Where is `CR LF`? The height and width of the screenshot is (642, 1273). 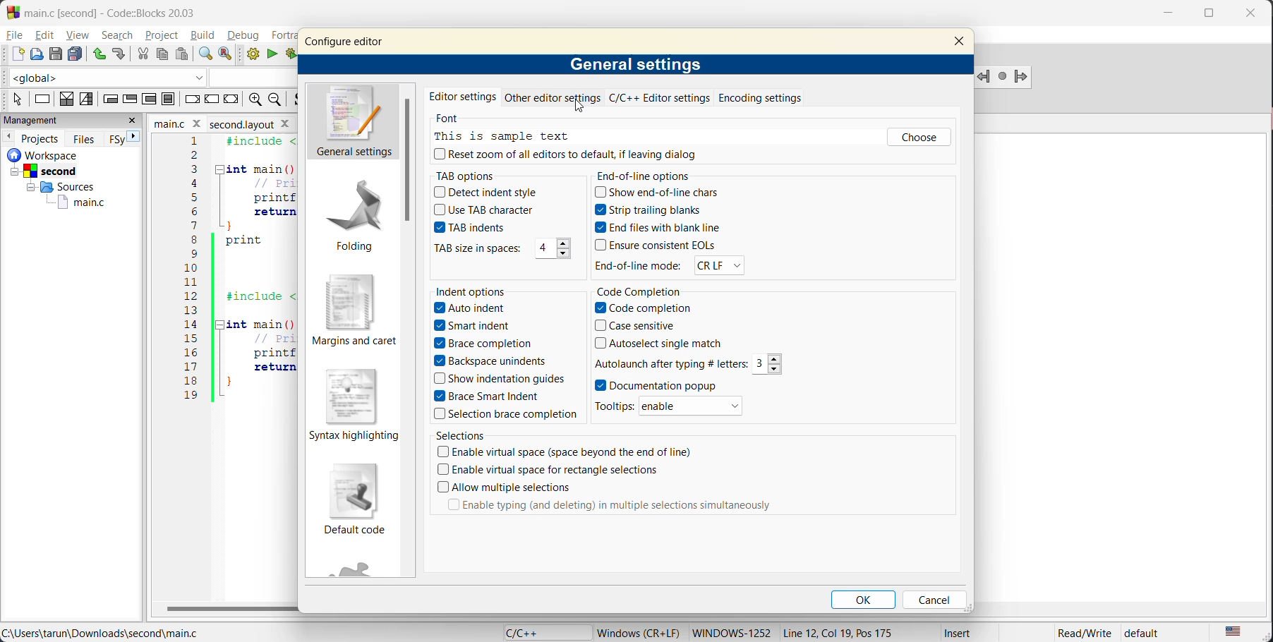 CR LF is located at coordinates (733, 266).